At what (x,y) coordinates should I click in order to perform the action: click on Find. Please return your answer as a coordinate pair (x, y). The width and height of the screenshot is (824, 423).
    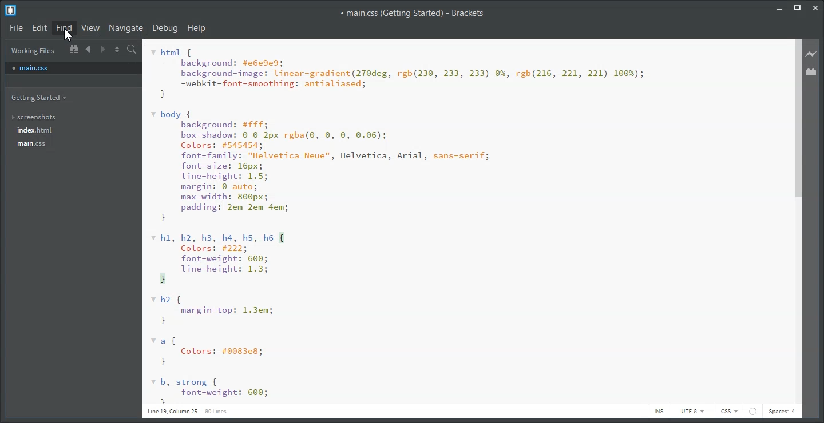
    Looking at the image, I should click on (64, 28).